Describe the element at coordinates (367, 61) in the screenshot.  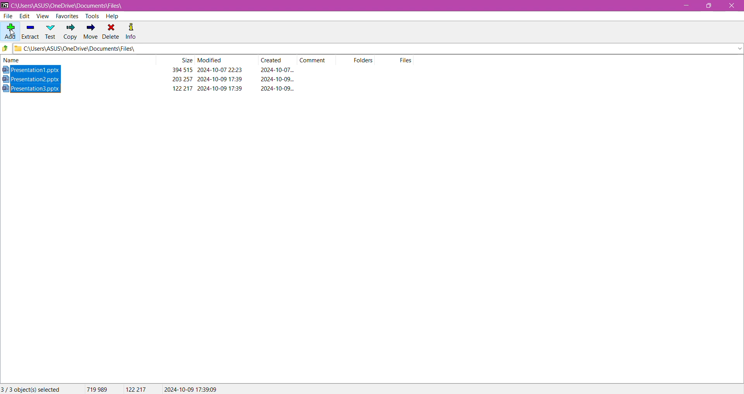
I see `Folders` at that location.